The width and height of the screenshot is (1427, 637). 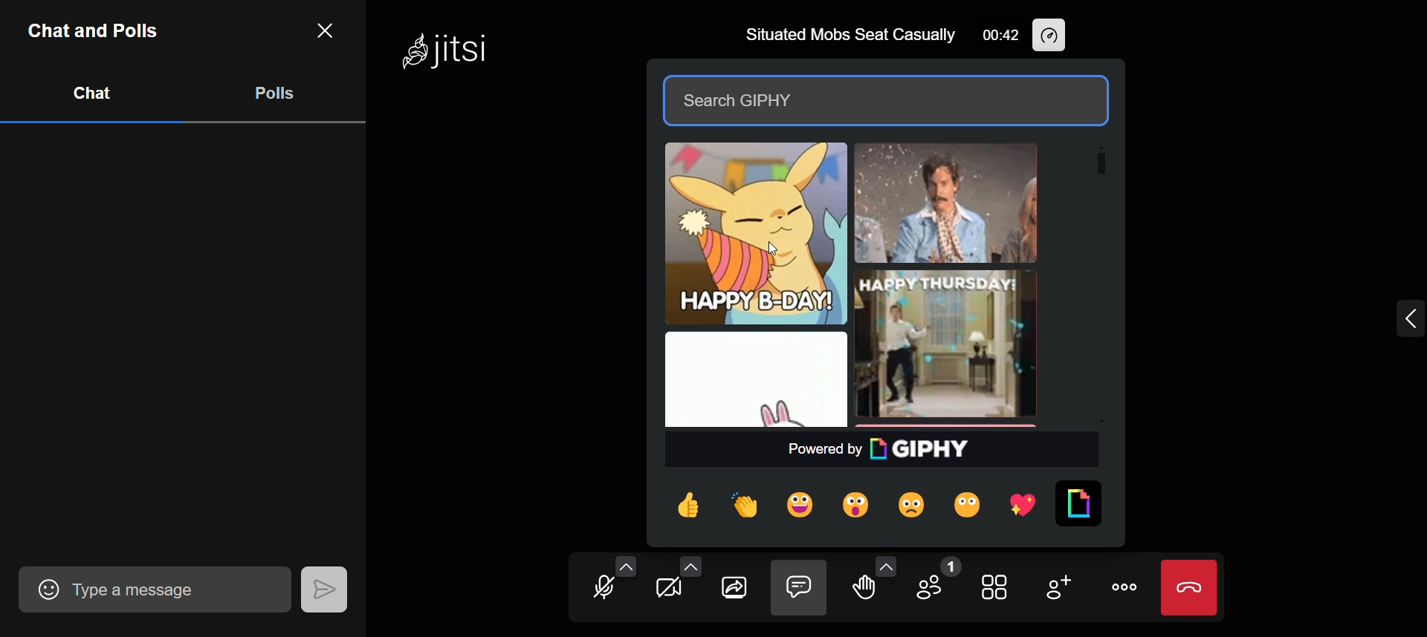 I want to click on Situated Mobs Seat Casually, so click(x=851, y=33).